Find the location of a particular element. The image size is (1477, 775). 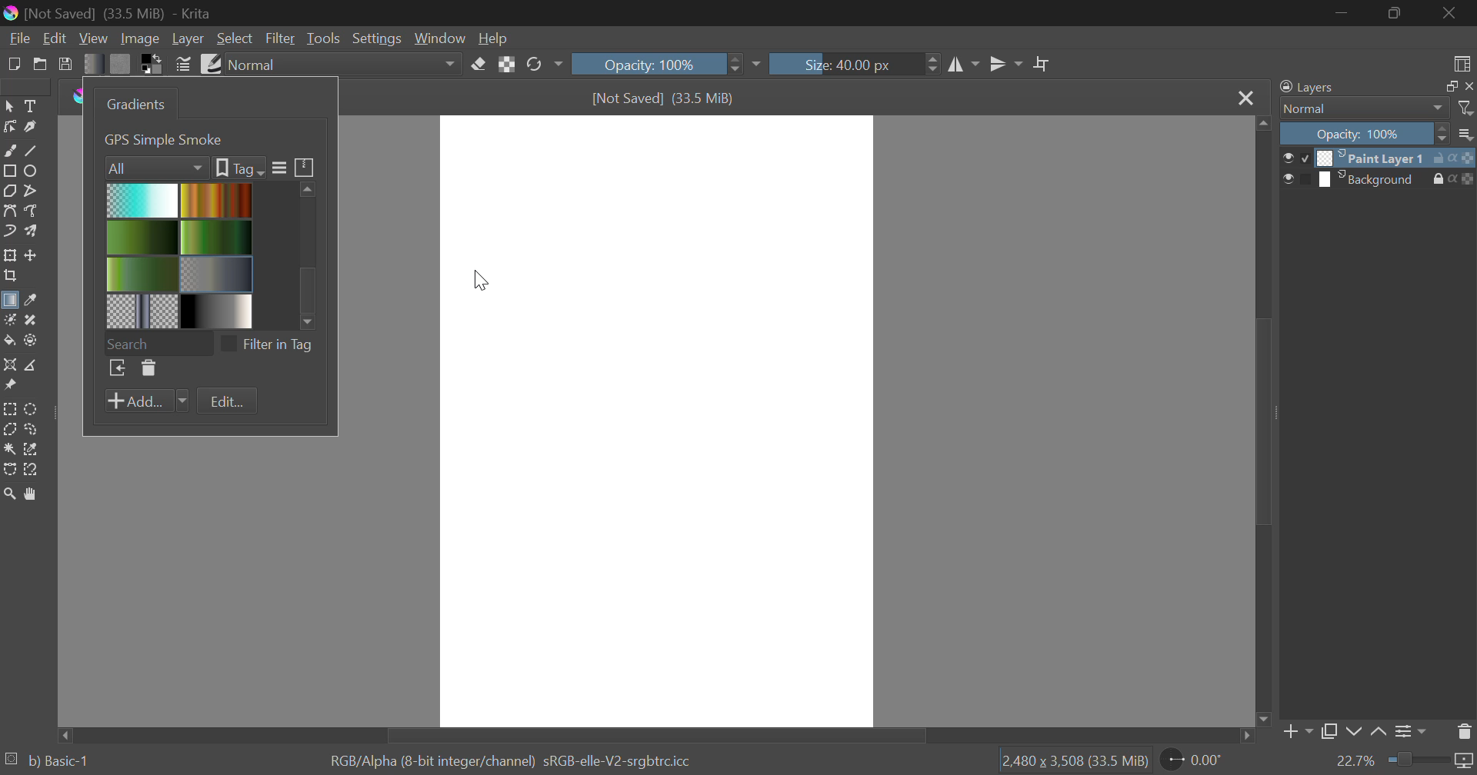

Layer Settings is located at coordinates (1409, 731).